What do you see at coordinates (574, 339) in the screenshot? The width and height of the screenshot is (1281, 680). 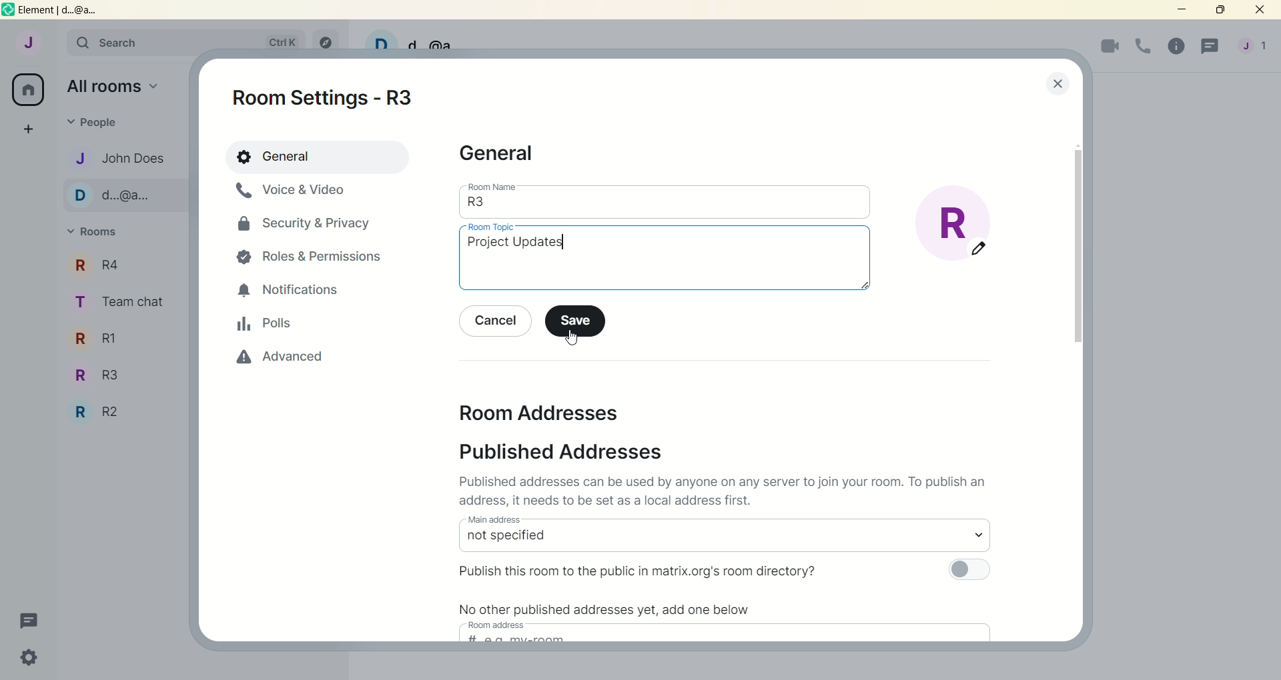 I see `cursor` at bounding box center [574, 339].